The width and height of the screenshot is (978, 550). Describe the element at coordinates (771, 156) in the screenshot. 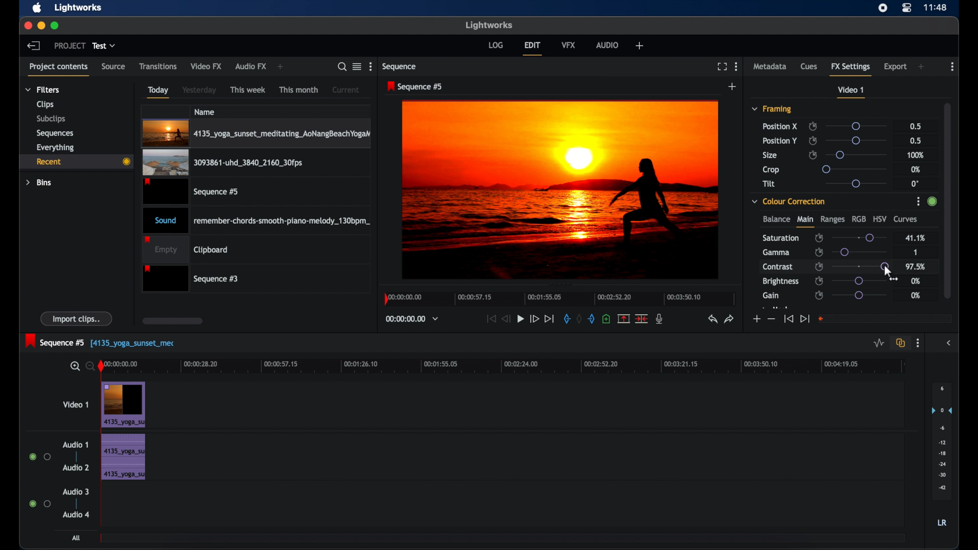

I see `size` at that location.